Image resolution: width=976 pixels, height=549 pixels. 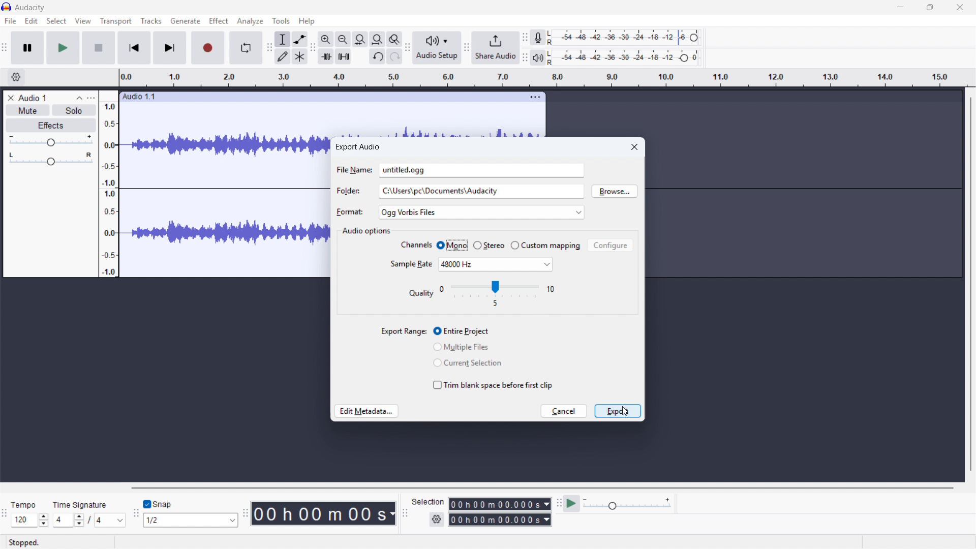 I want to click on Timestamp , so click(x=324, y=514).